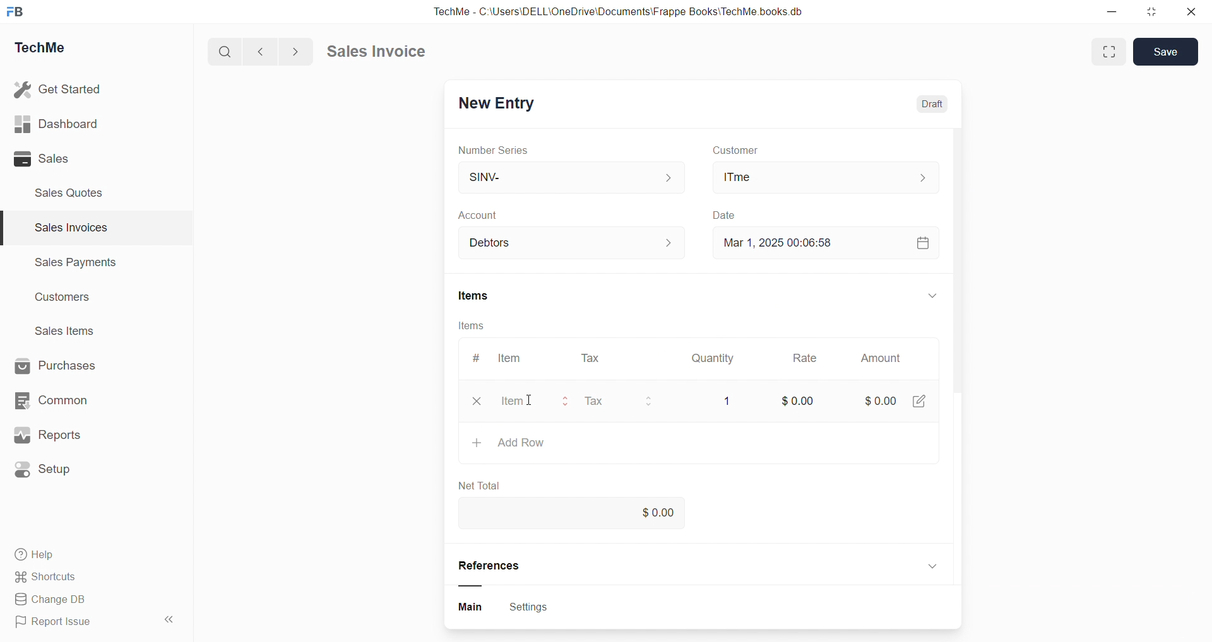 Image resolution: width=1212 pixels, height=642 pixels. What do you see at coordinates (807, 359) in the screenshot?
I see `Rate` at bounding box center [807, 359].